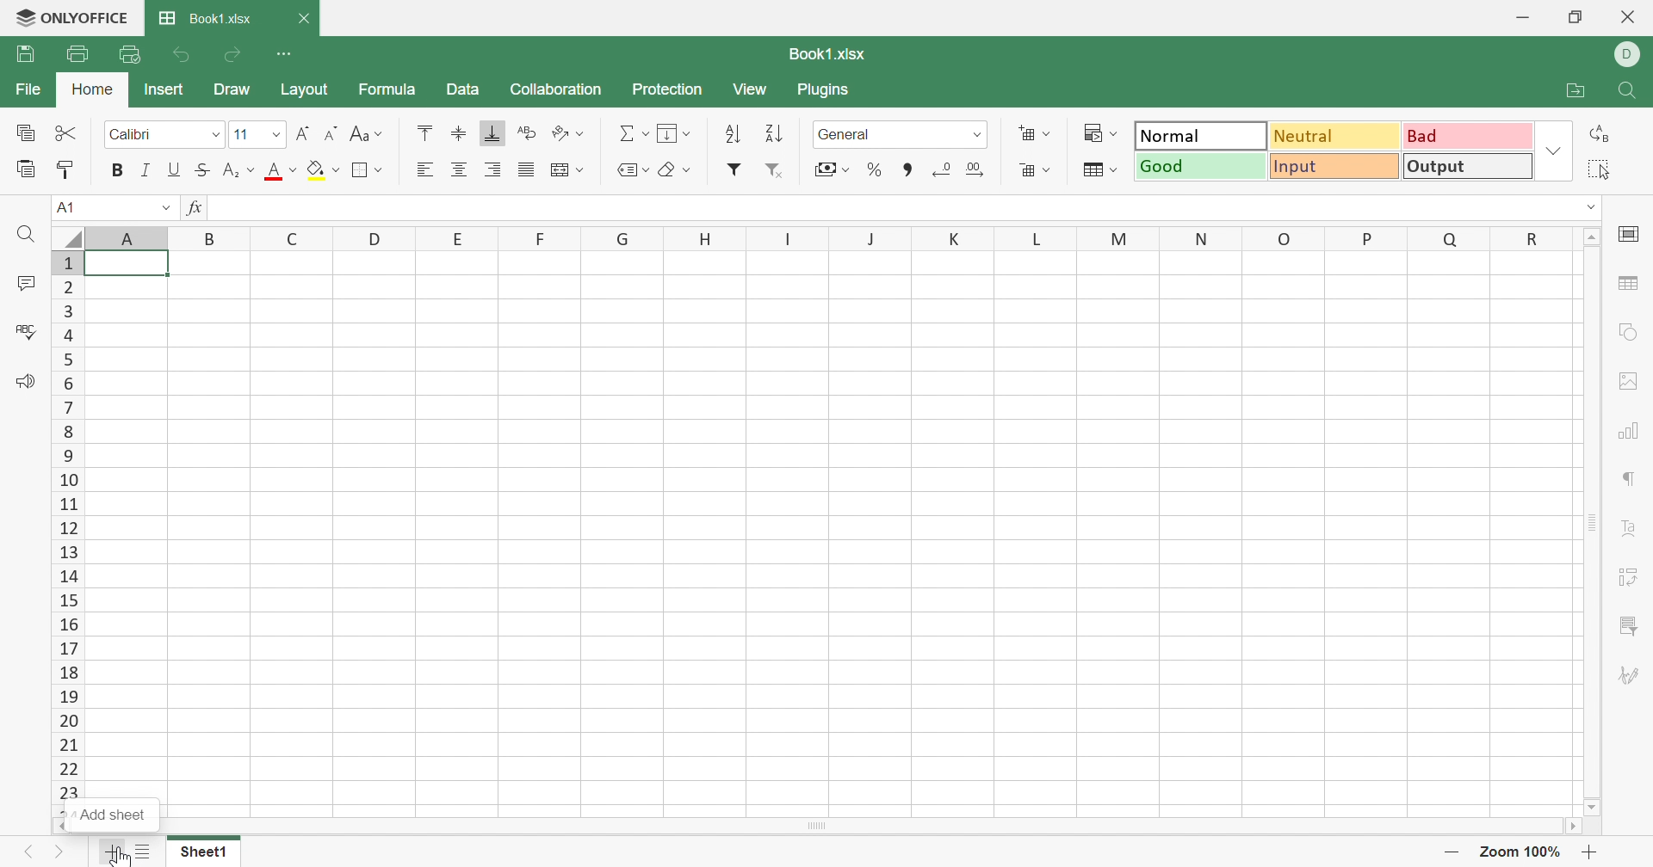 The image size is (1653, 867). Describe the element at coordinates (622, 237) in the screenshot. I see `G` at that location.